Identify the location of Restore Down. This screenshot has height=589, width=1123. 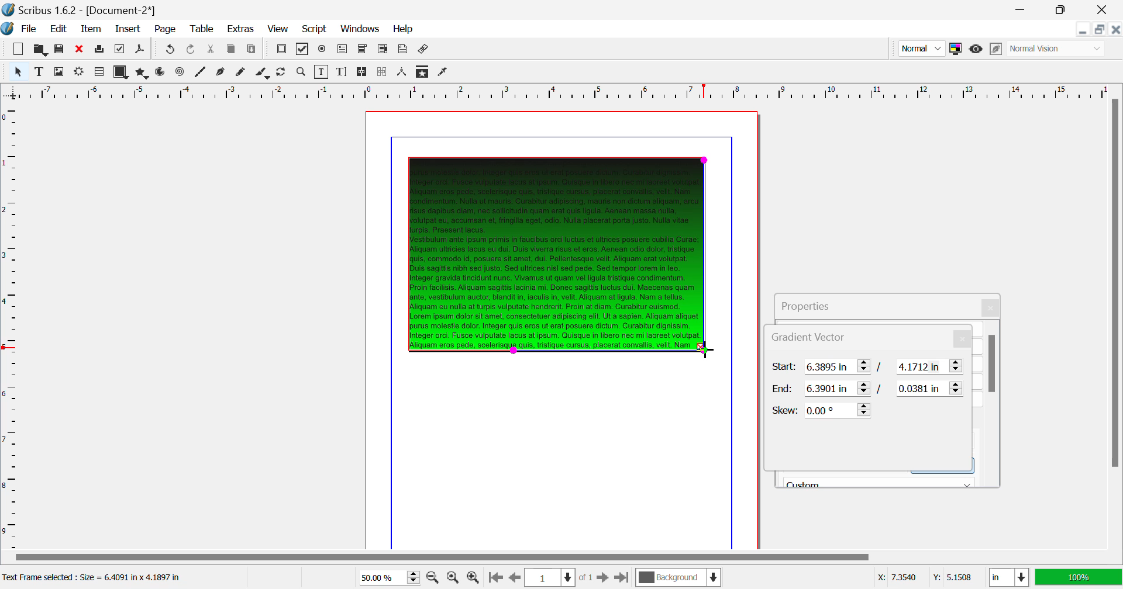
(1084, 29).